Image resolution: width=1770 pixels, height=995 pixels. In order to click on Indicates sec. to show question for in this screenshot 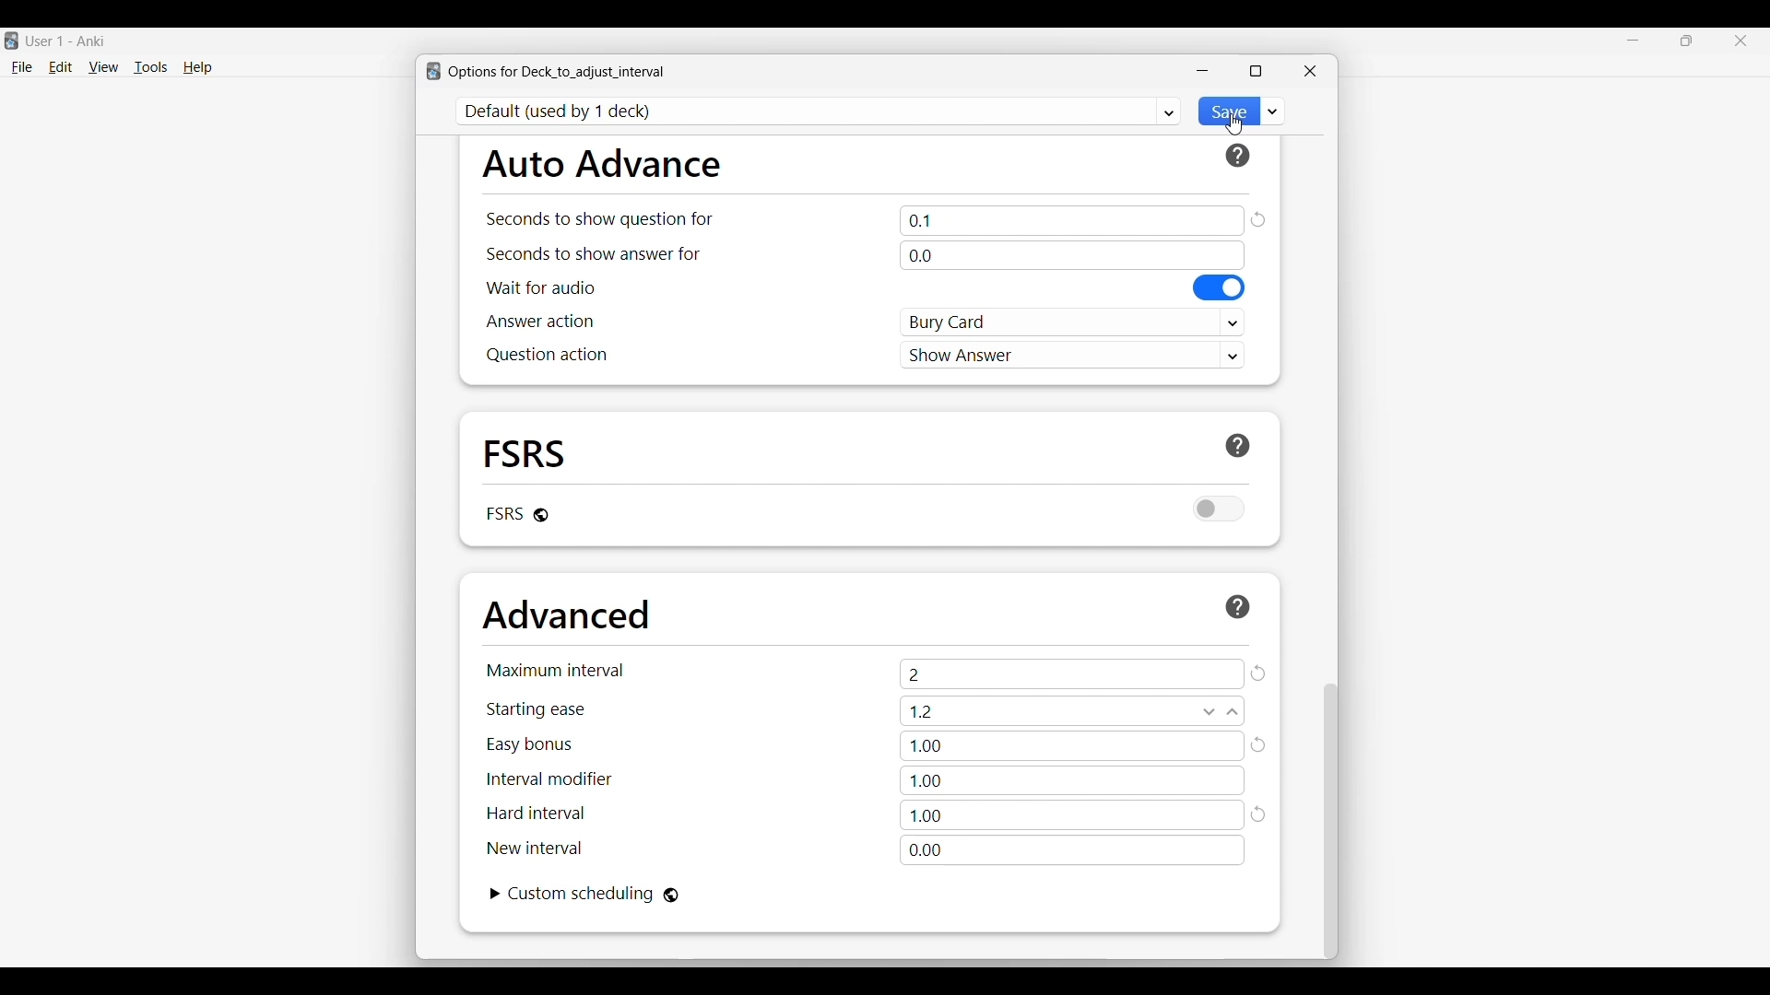, I will do `click(598, 219)`.